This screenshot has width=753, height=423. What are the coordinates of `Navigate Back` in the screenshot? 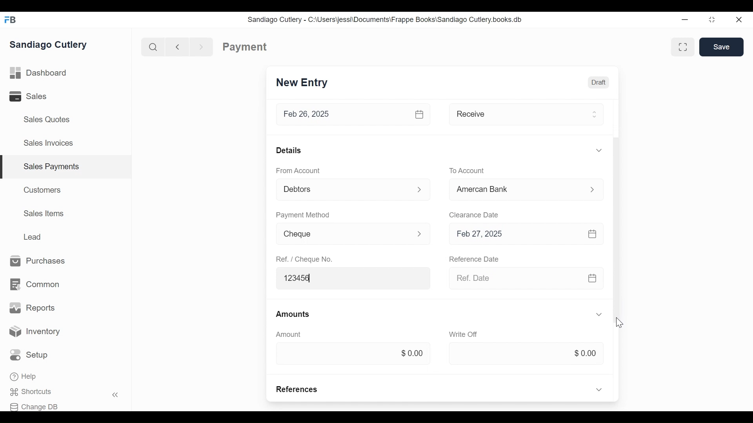 It's located at (176, 47).